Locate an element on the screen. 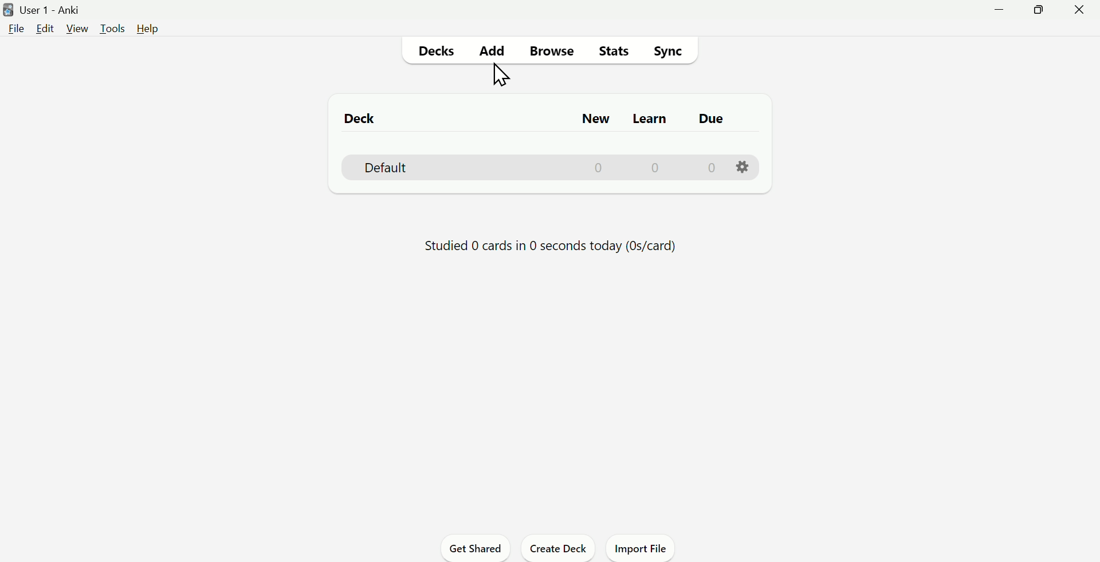  Deck is located at coordinates (378, 169).